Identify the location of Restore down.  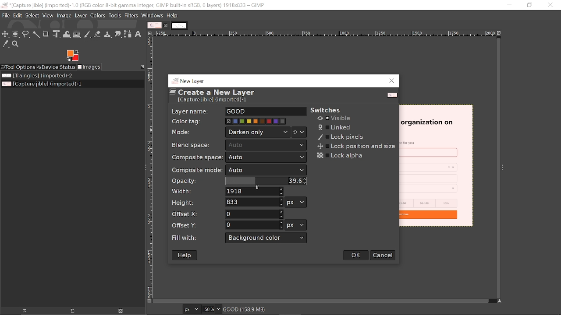
(530, 5).